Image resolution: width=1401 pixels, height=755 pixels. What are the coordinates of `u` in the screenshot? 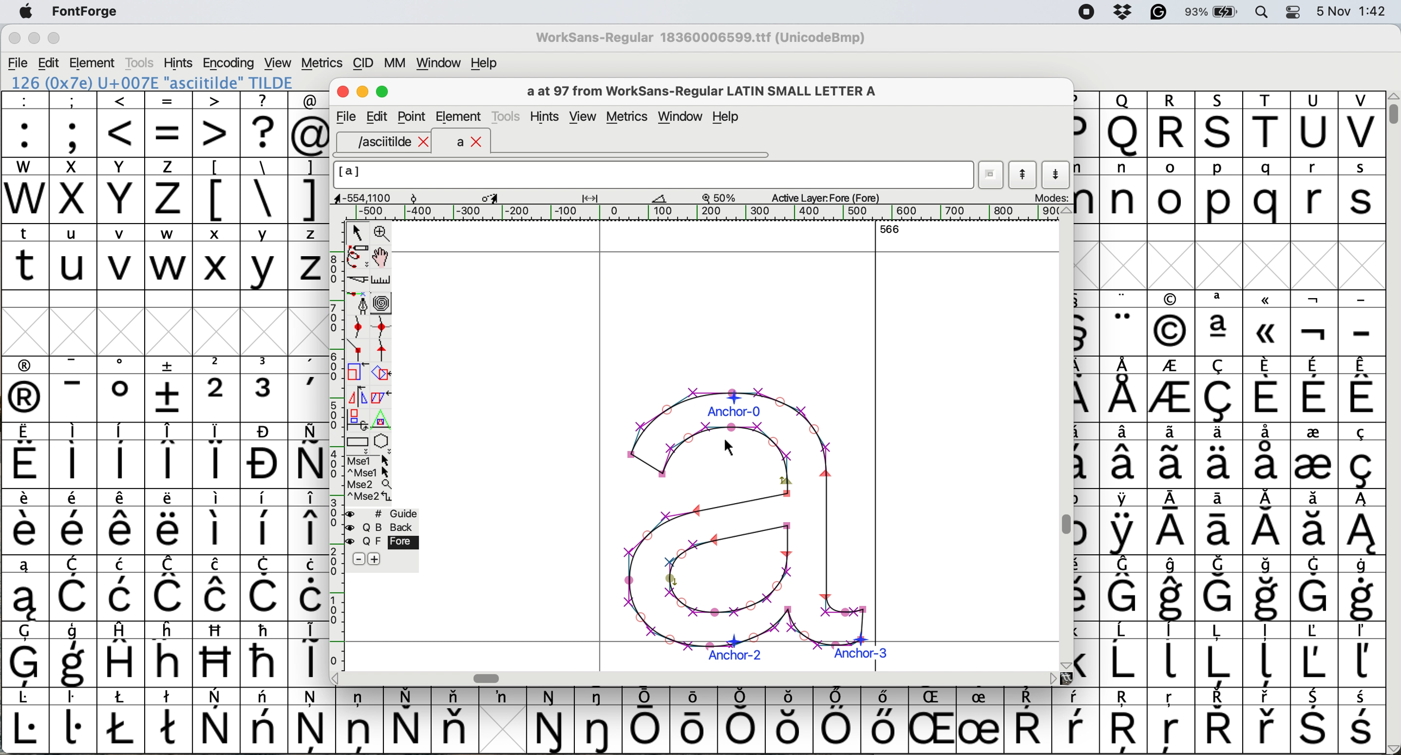 It's located at (74, 256).